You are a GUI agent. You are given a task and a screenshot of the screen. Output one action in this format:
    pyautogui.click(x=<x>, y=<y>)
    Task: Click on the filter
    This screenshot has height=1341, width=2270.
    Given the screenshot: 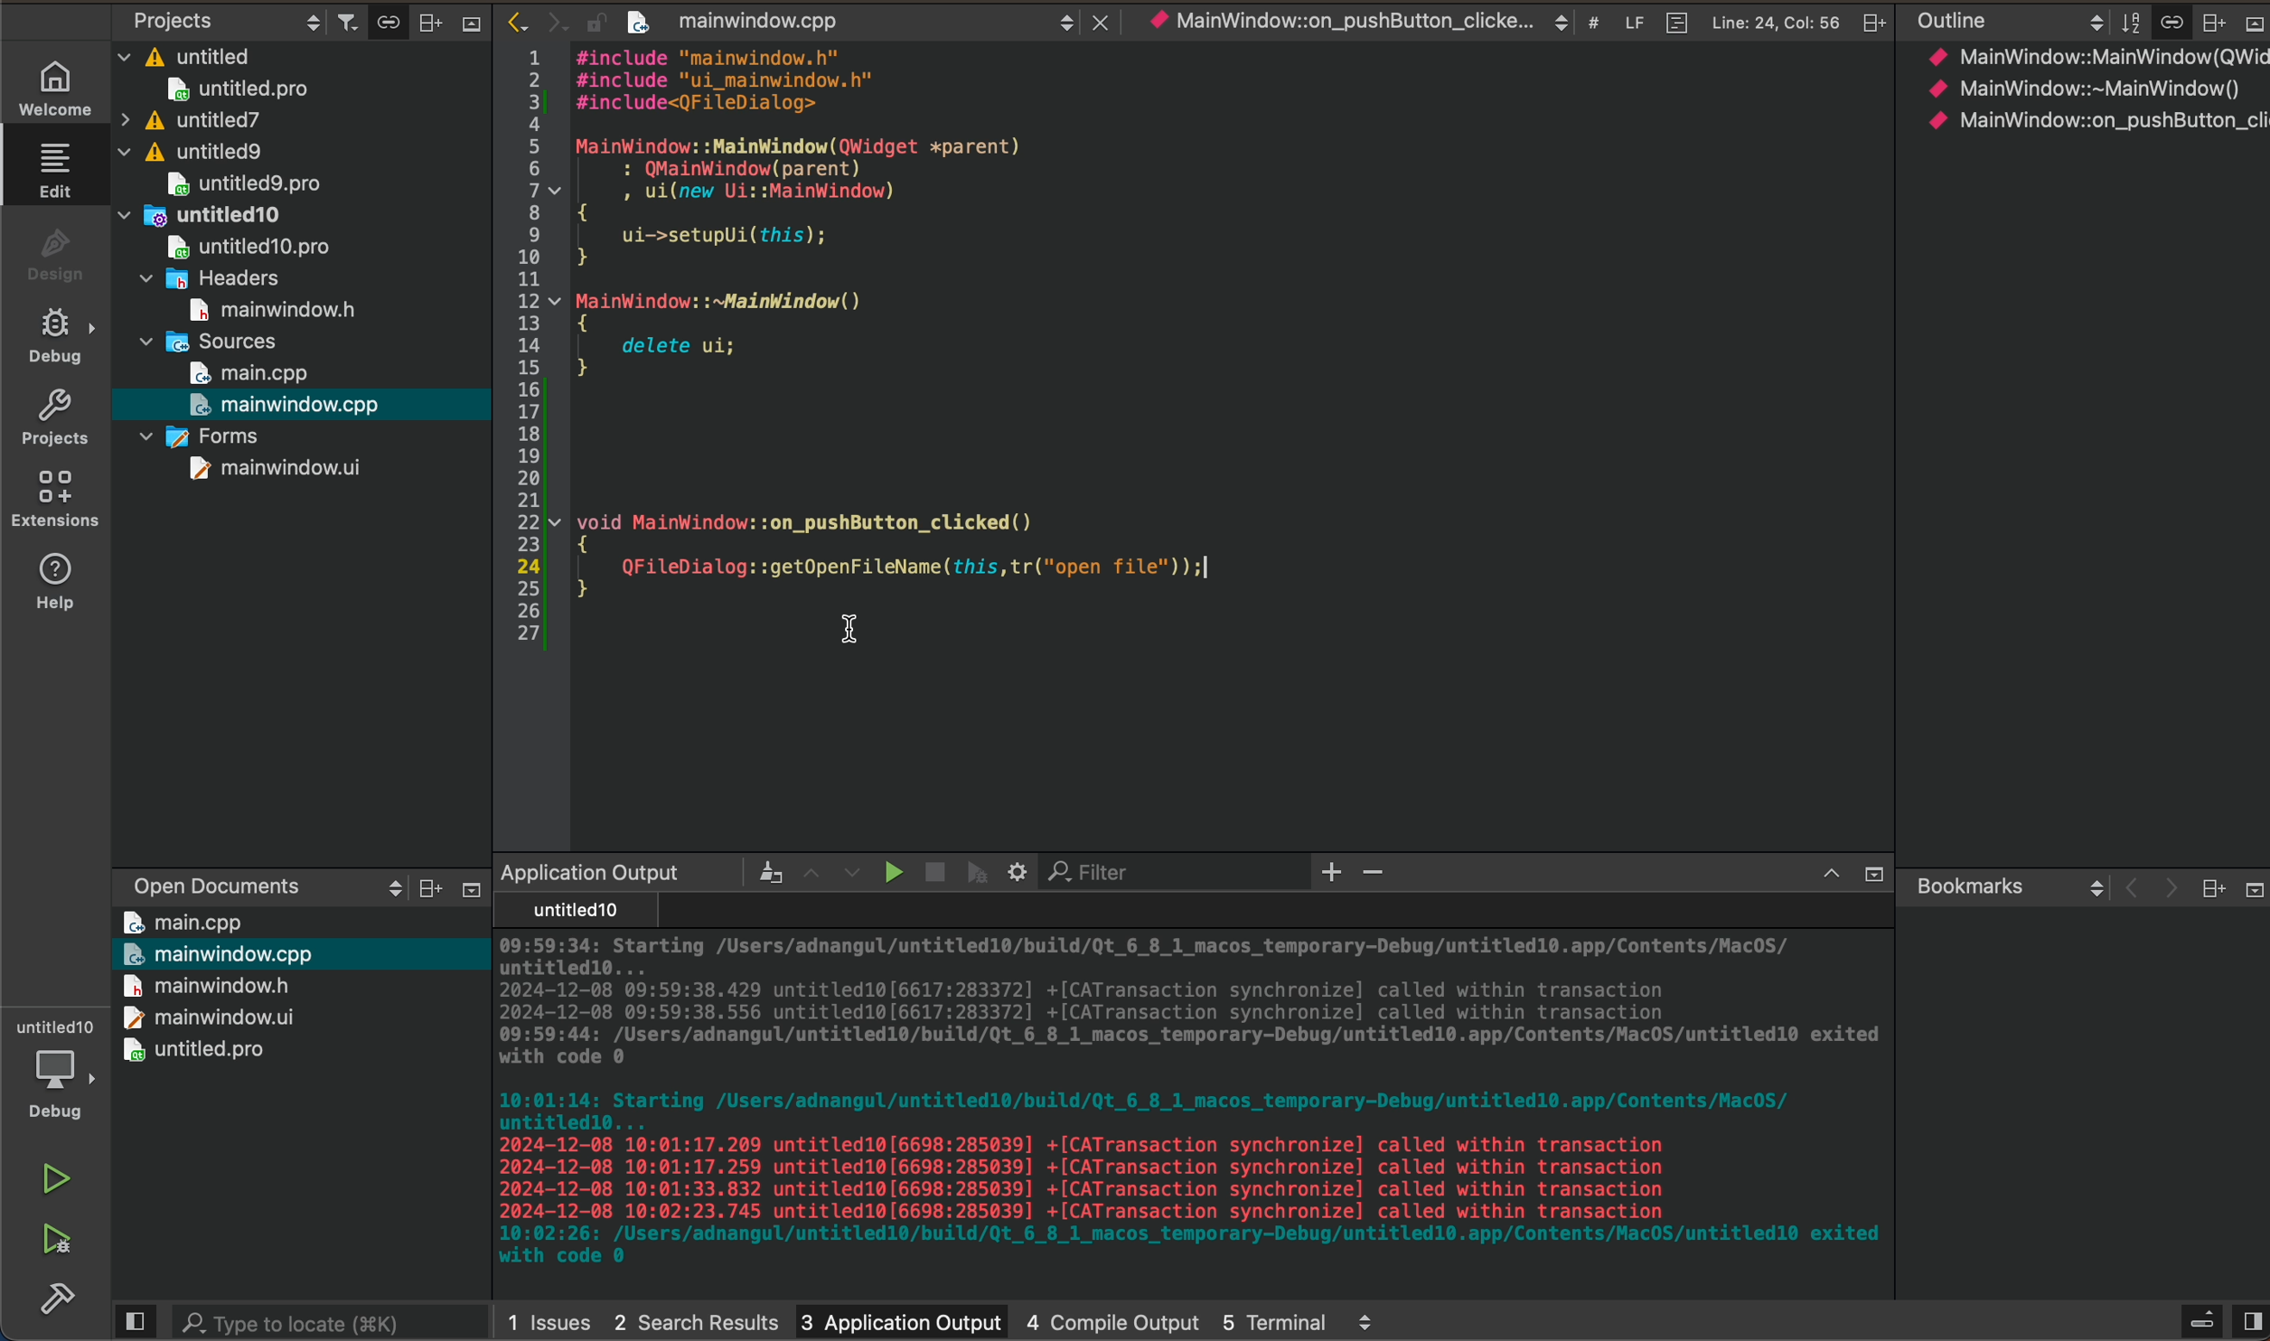 What is the action you would take?
    pyautogui.click(x=2126, y=21)
    